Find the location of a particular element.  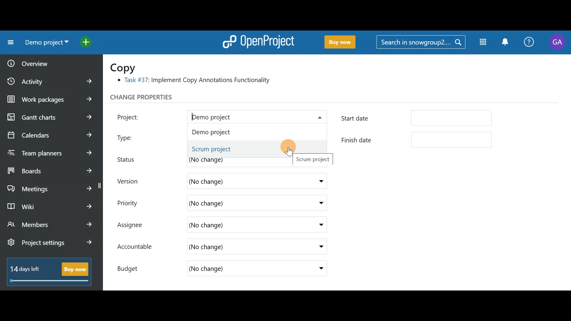

Project drop down is located at coordinates (318, 119).